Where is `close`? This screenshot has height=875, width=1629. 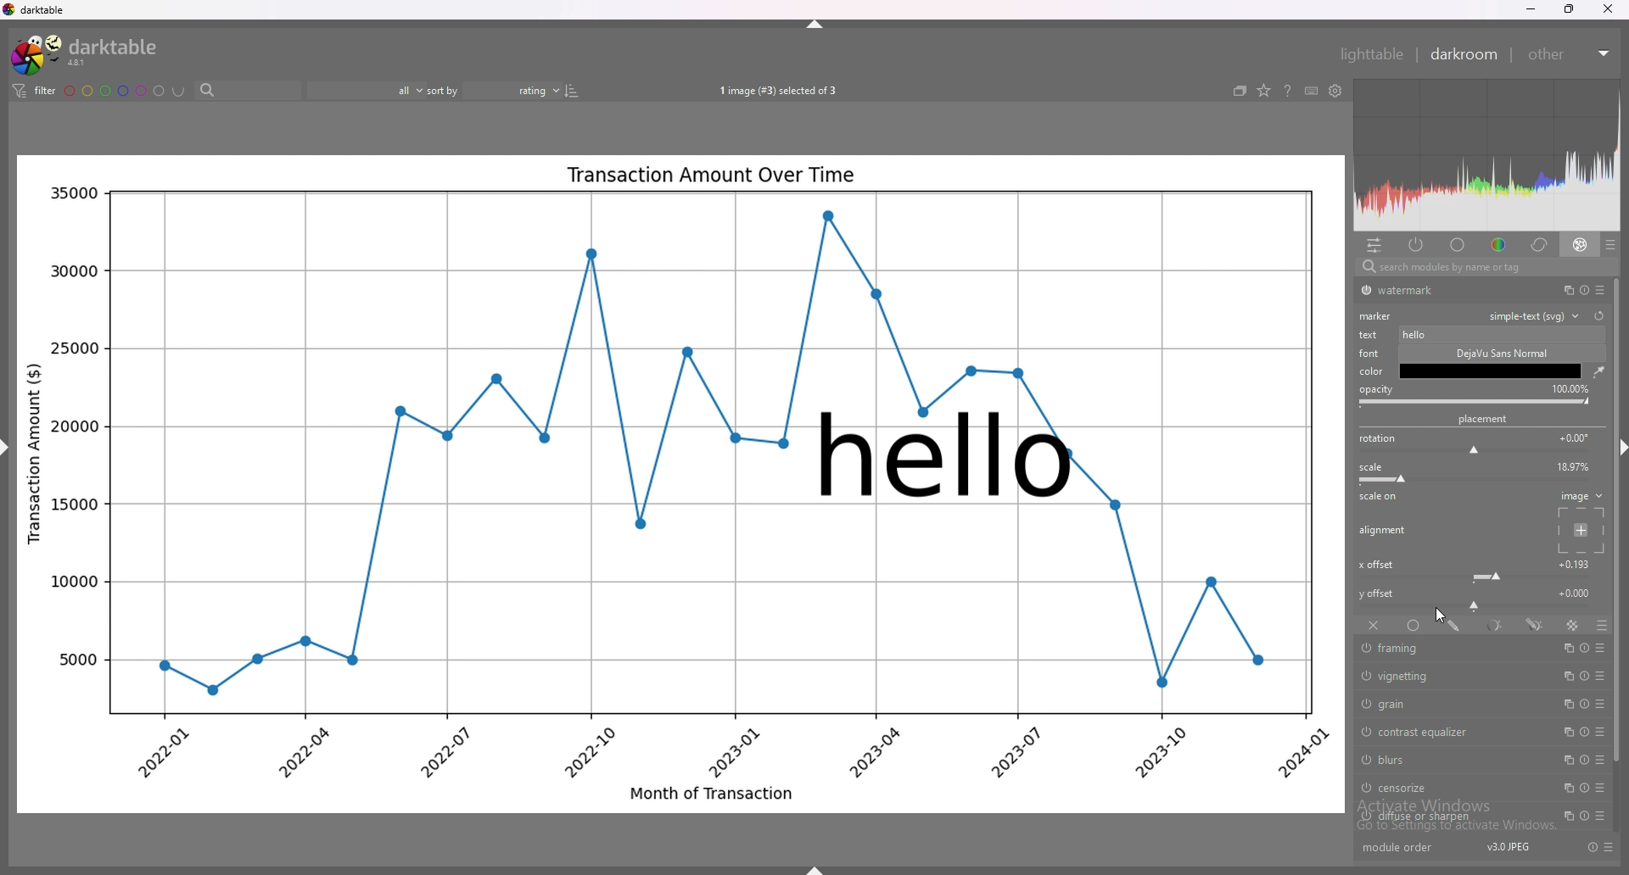 close is located at coordinates (1605, 10).